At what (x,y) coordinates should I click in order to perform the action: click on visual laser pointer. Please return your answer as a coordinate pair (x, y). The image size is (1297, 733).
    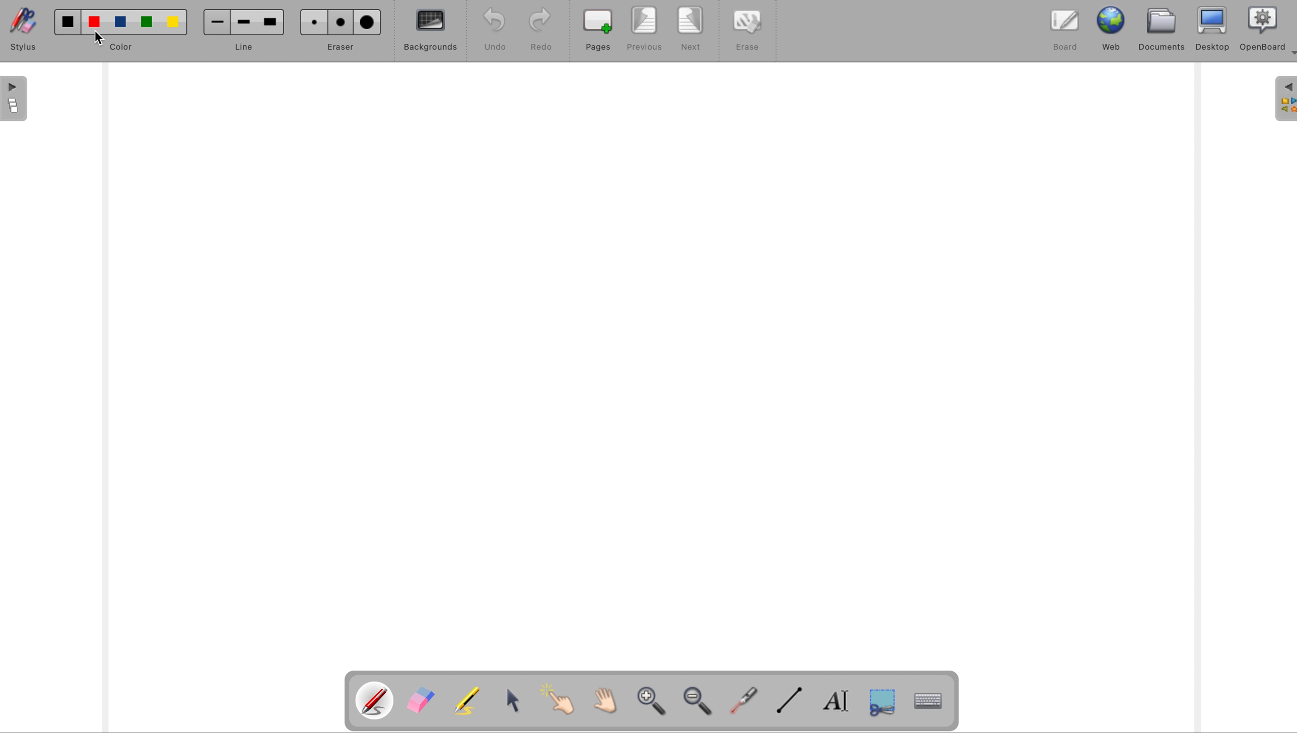
    Looking at the image, I should click on (744, 702).